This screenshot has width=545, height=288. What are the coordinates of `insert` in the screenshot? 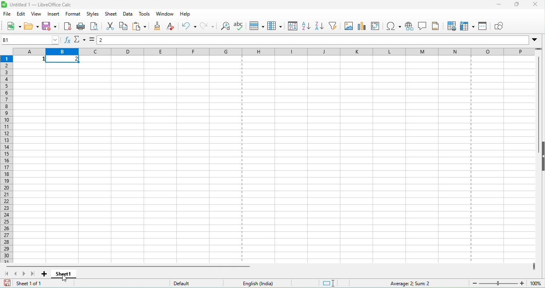 It's located at (54, 14).